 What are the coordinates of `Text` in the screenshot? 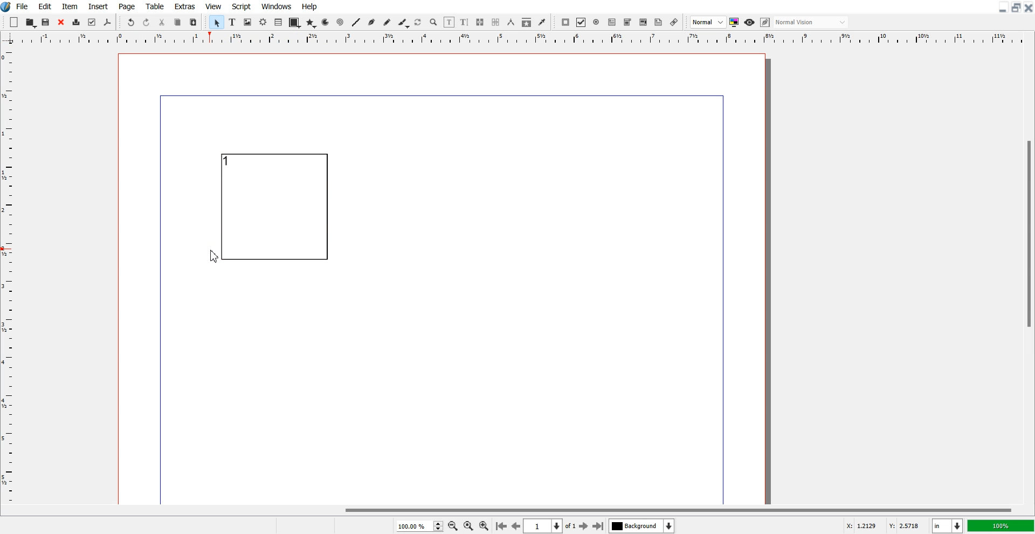 It's located at (74, 526).